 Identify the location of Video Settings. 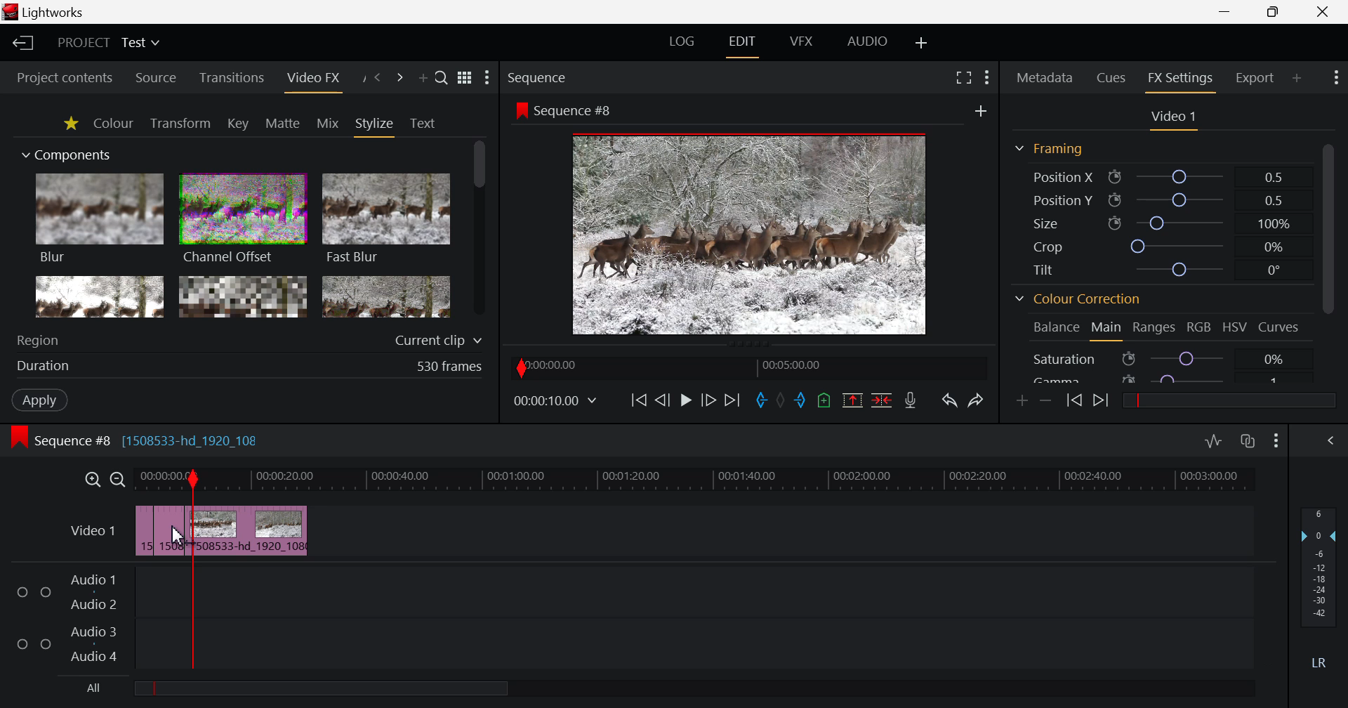
(1172, 119).